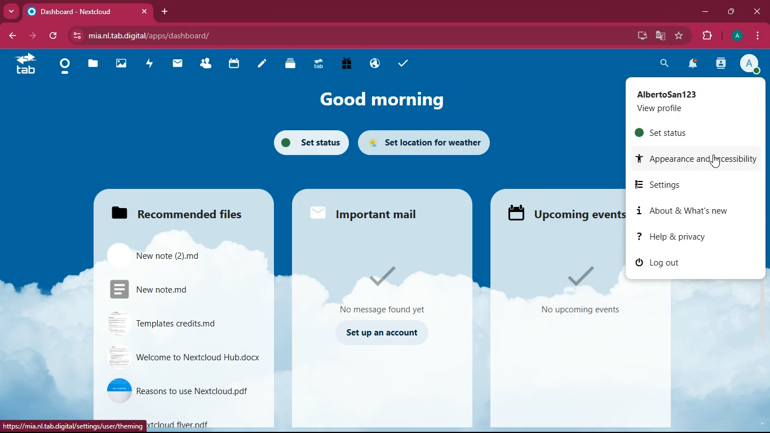  What do you see at coordinates (385, 333) in the screenshot?
I see `set up an account` at bounding box center [385, 333].